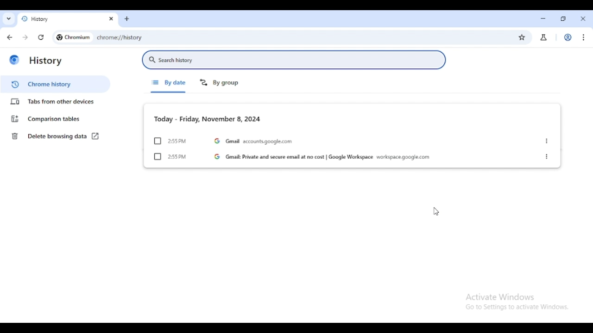 Image resolution: width=593 pixels, height=333 pixels. I want to click on close tab, so click(111, 19).